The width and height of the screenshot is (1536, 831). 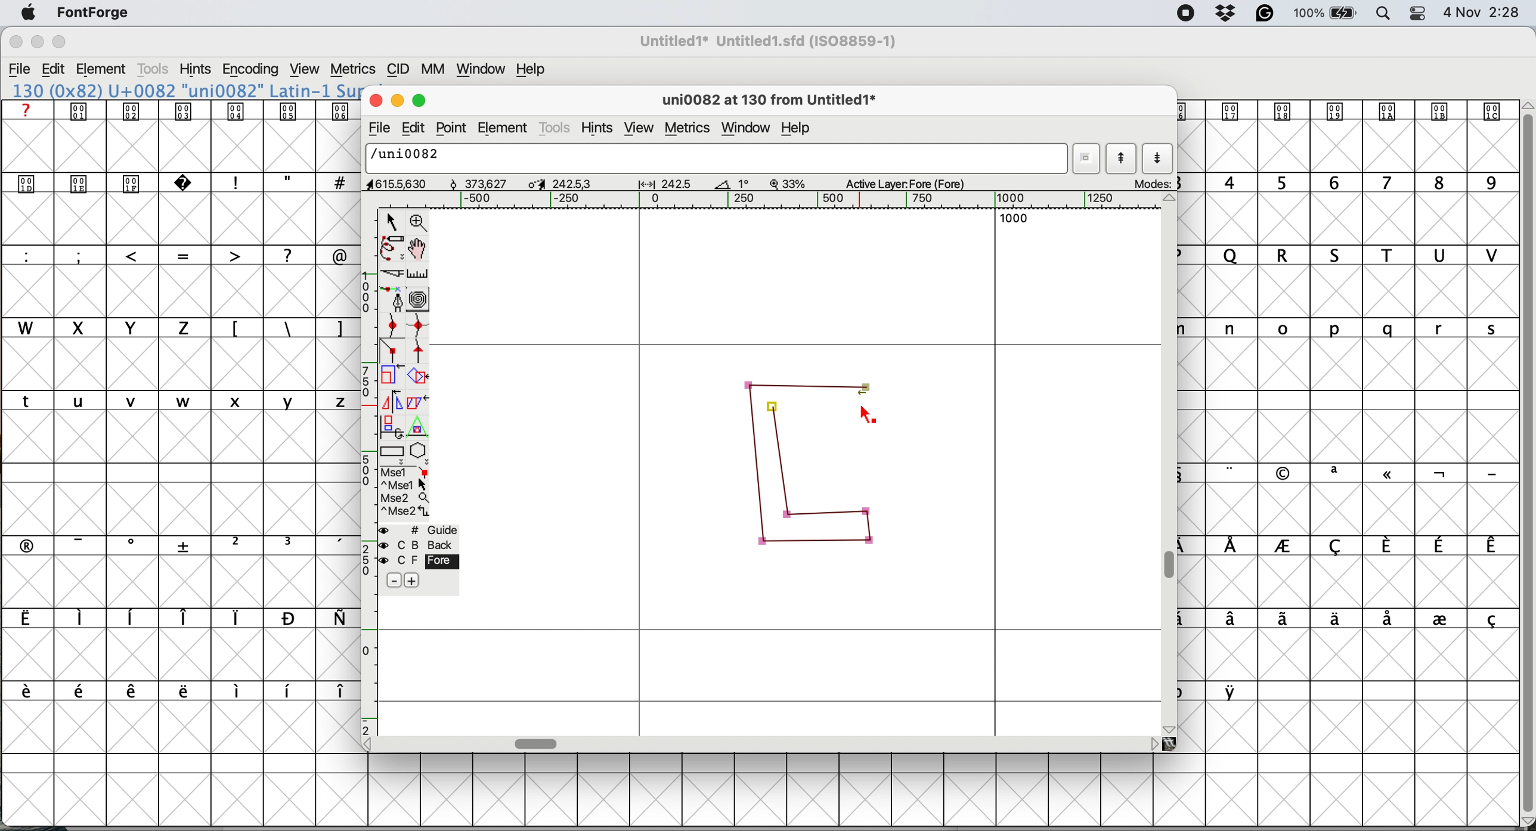 I want to click on encoding, so click(x=252, y=70).